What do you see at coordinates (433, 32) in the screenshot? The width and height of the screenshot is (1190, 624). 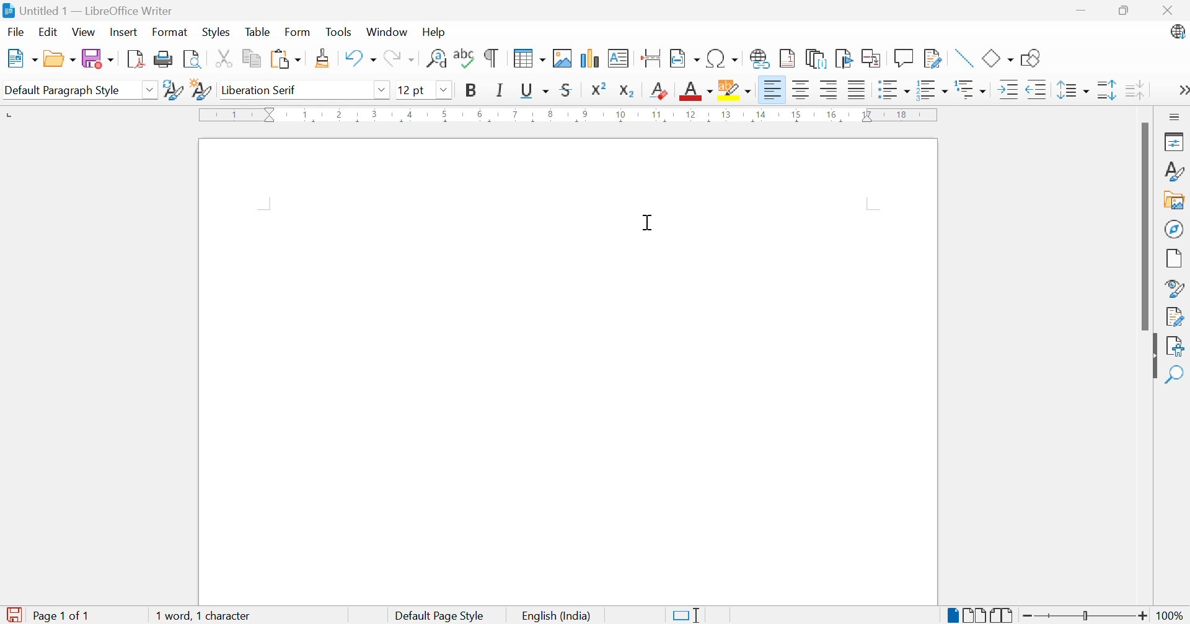 I see `Help` at bounding box center [433, 32].